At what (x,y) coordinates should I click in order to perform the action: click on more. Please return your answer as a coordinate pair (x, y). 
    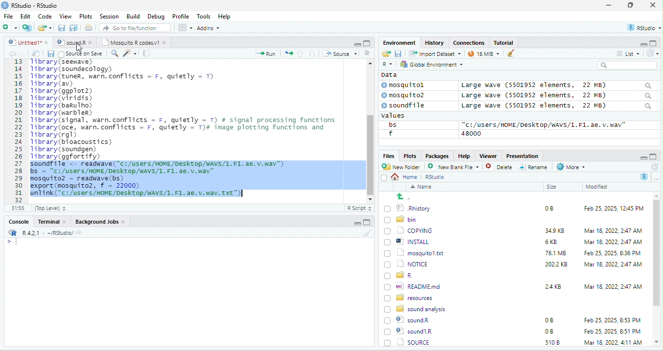
    Looking at the image, I should click on (656, 178).